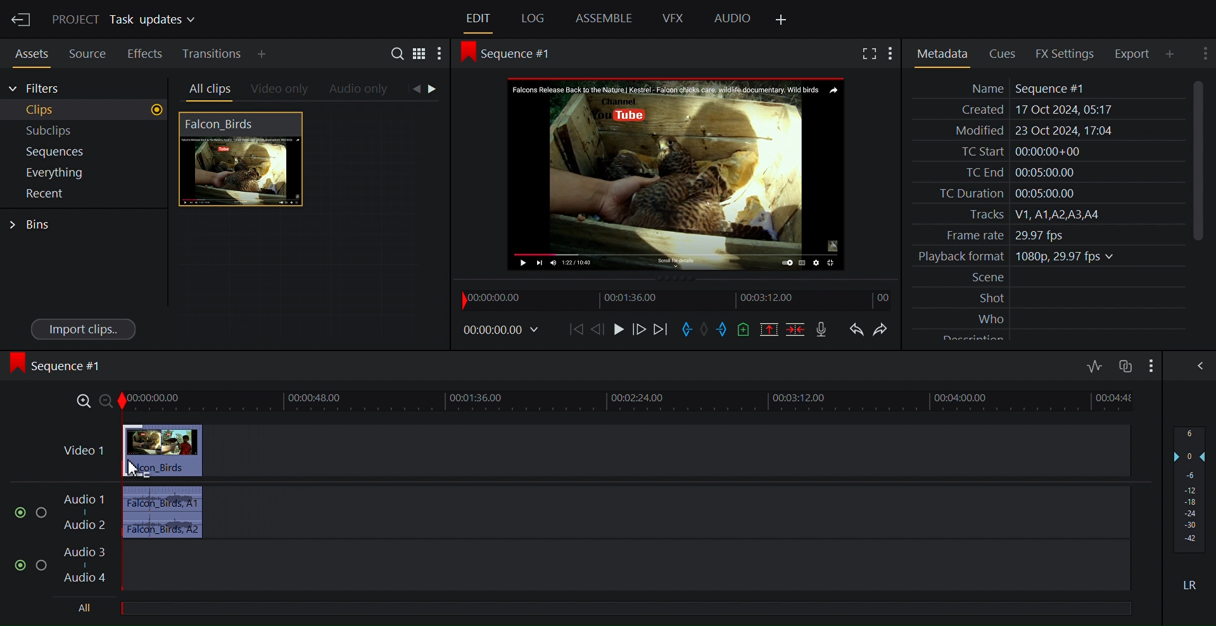 This screenshot has width=1216, height=626. Describe the element at coordinates (1149, 365) in the screenshot. I see `Show/Hide audio full mix` at that location.